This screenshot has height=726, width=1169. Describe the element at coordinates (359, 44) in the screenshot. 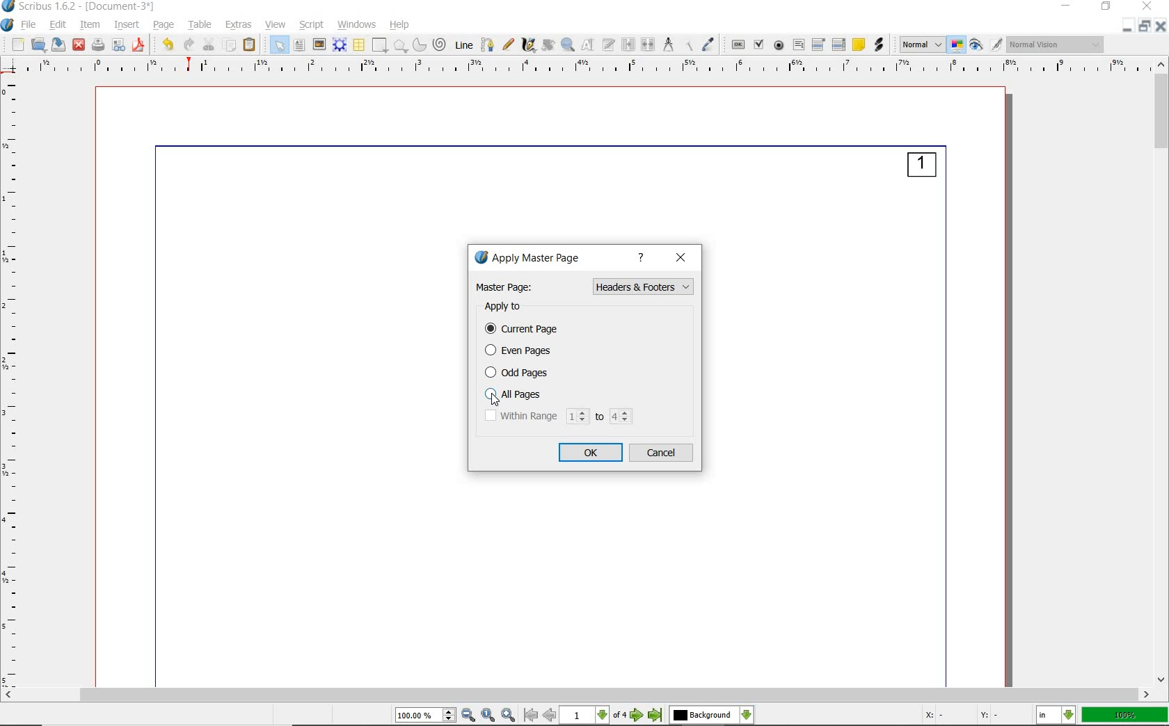

I see `table` at that location.